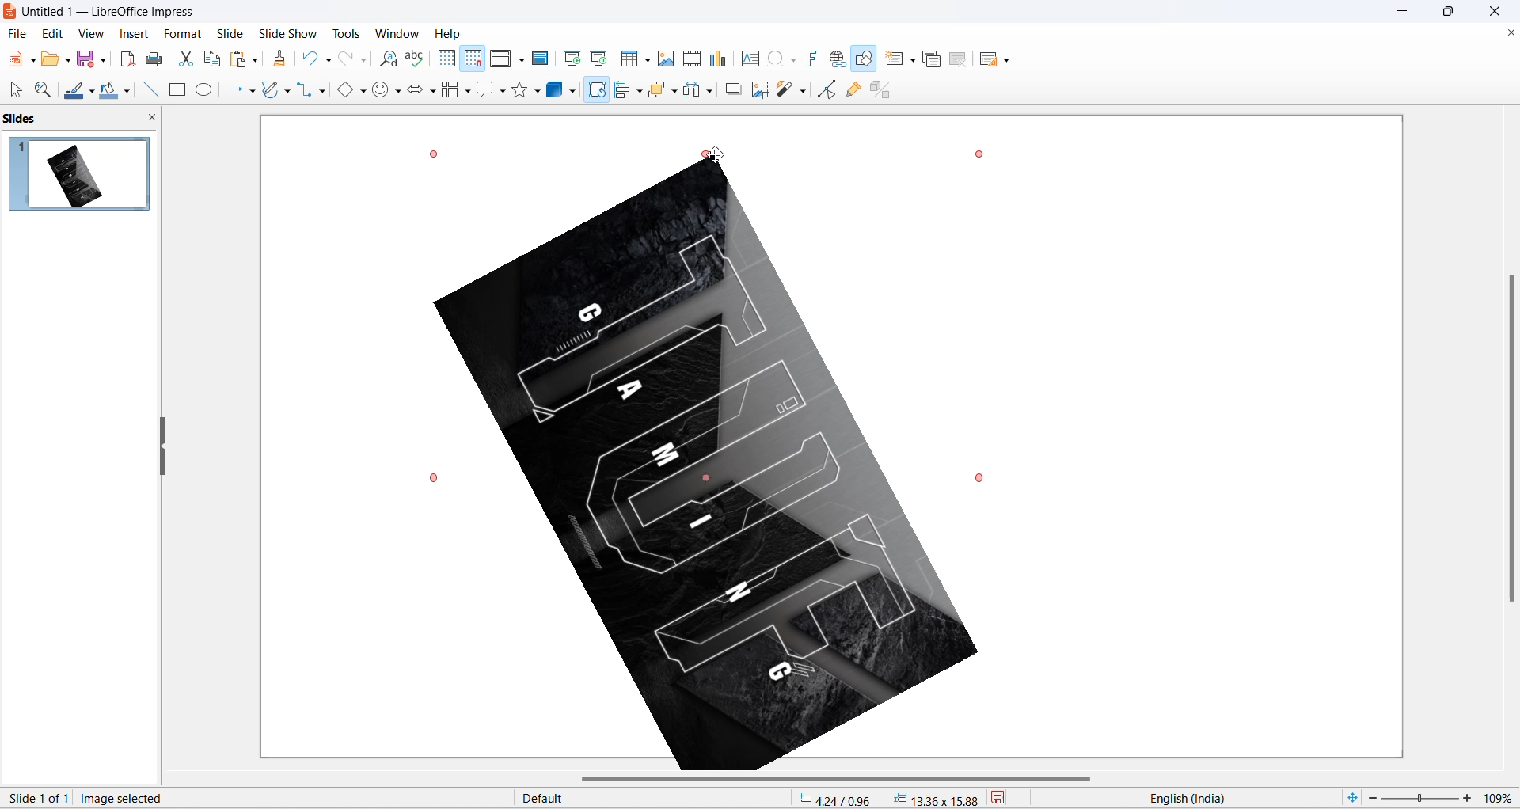 This screenshot has width=1520, height=809. I want to click on rotate, so click(595, 95).